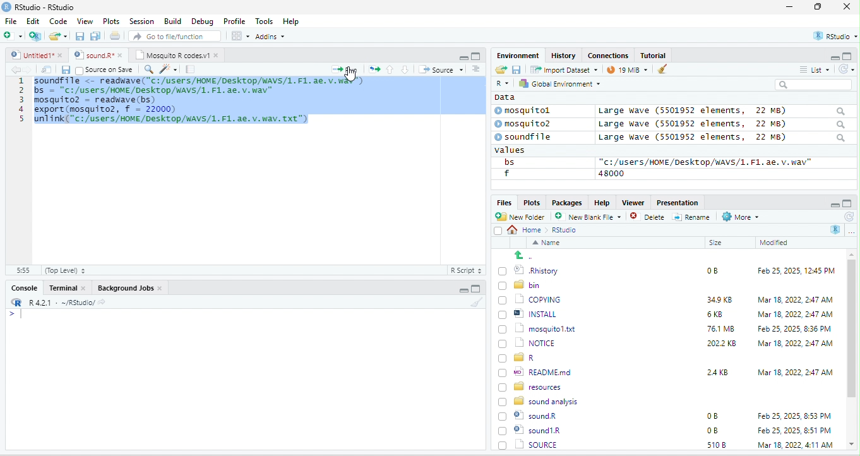 The height and width of the screenshot is (456, 860). Describe the element at coordinates (627, 71) in the screenshot. I see `9 mb` at that location.